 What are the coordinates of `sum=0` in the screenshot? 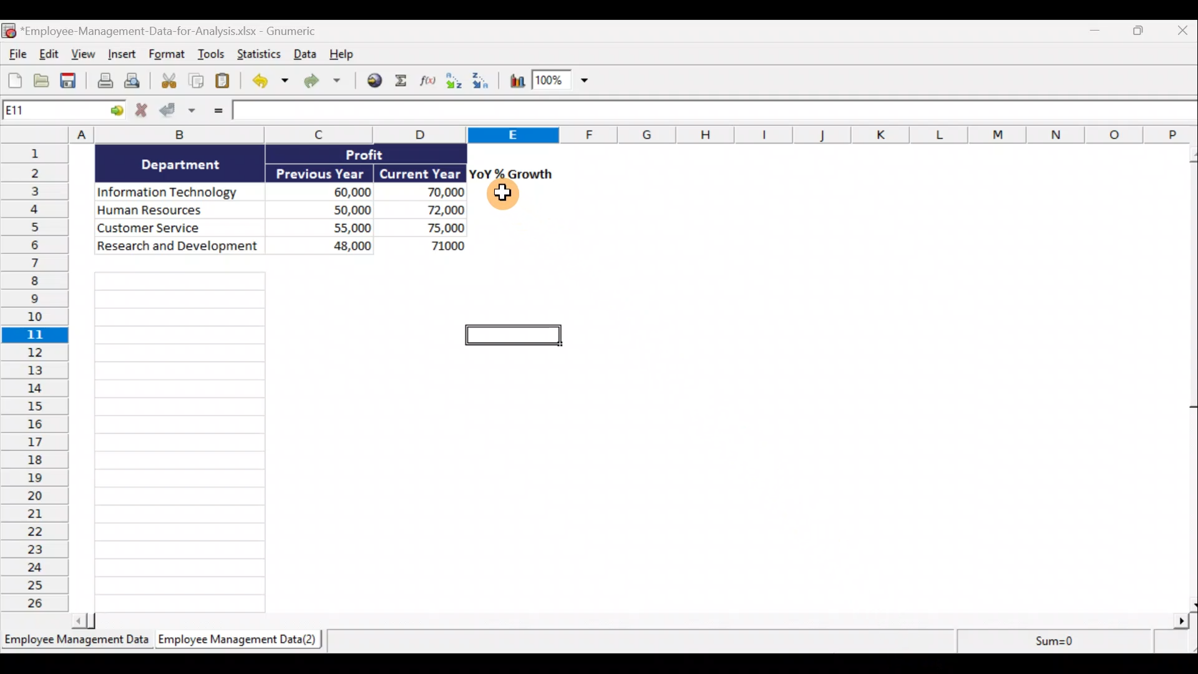 It's located at (1076, 643).